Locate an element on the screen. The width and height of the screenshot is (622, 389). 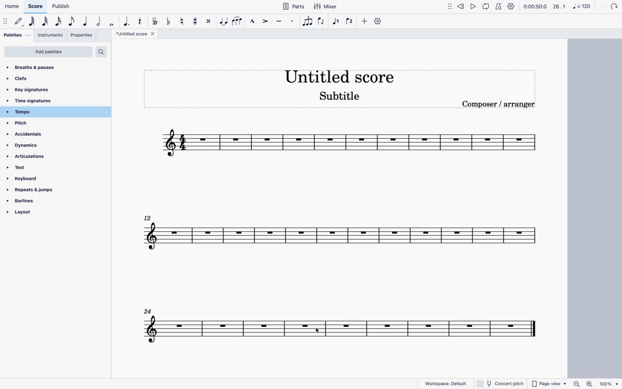
composer / arranger is located at coordinates (501, 103).